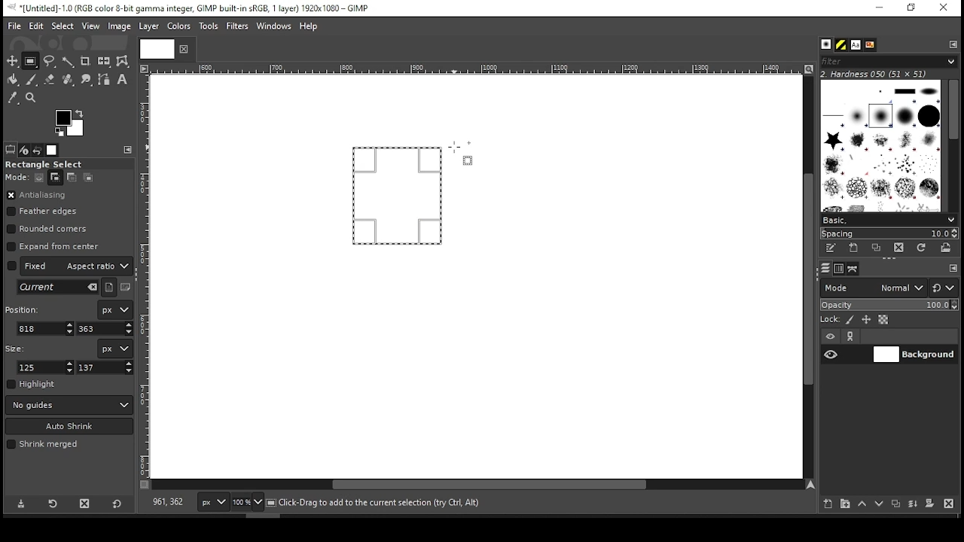  Describe the element at coordinates (40, 178) in the screenshot. I see `replace current selection` at that location.